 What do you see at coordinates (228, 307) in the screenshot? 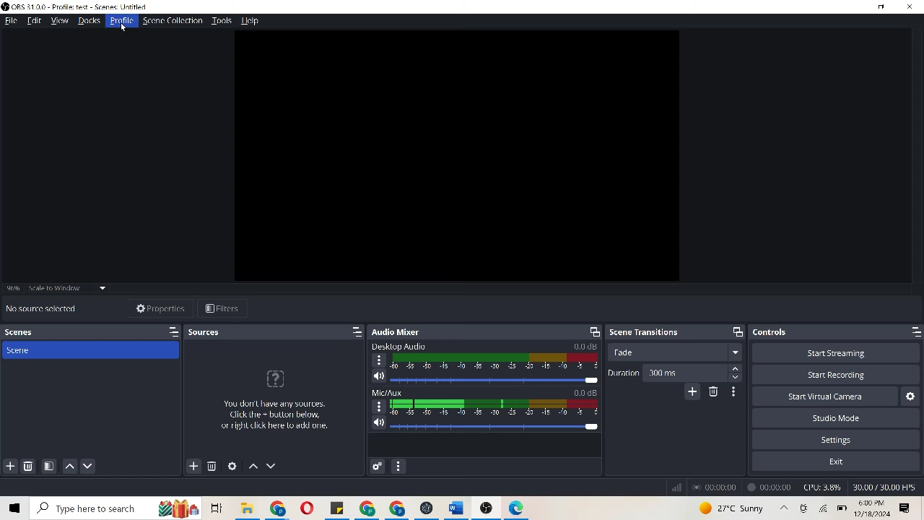
I see `filters` at bounding box center [228, 307].